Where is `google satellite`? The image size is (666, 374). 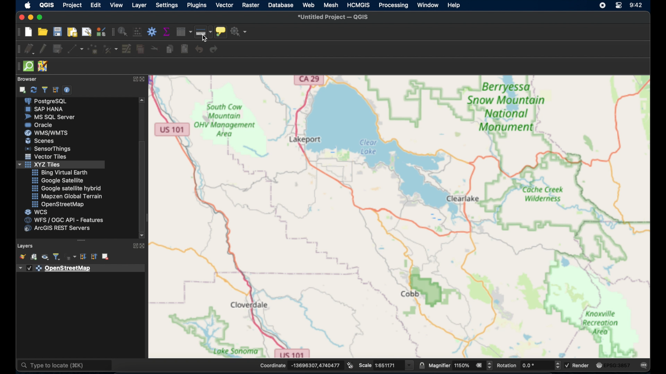
google satellite is located at coordinates (57, 180).